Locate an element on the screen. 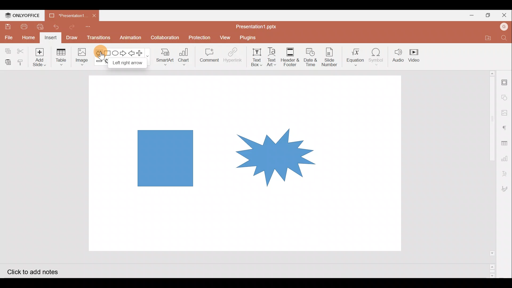 The image size is (512, 288). Paste is located at coordinates (7, 61).